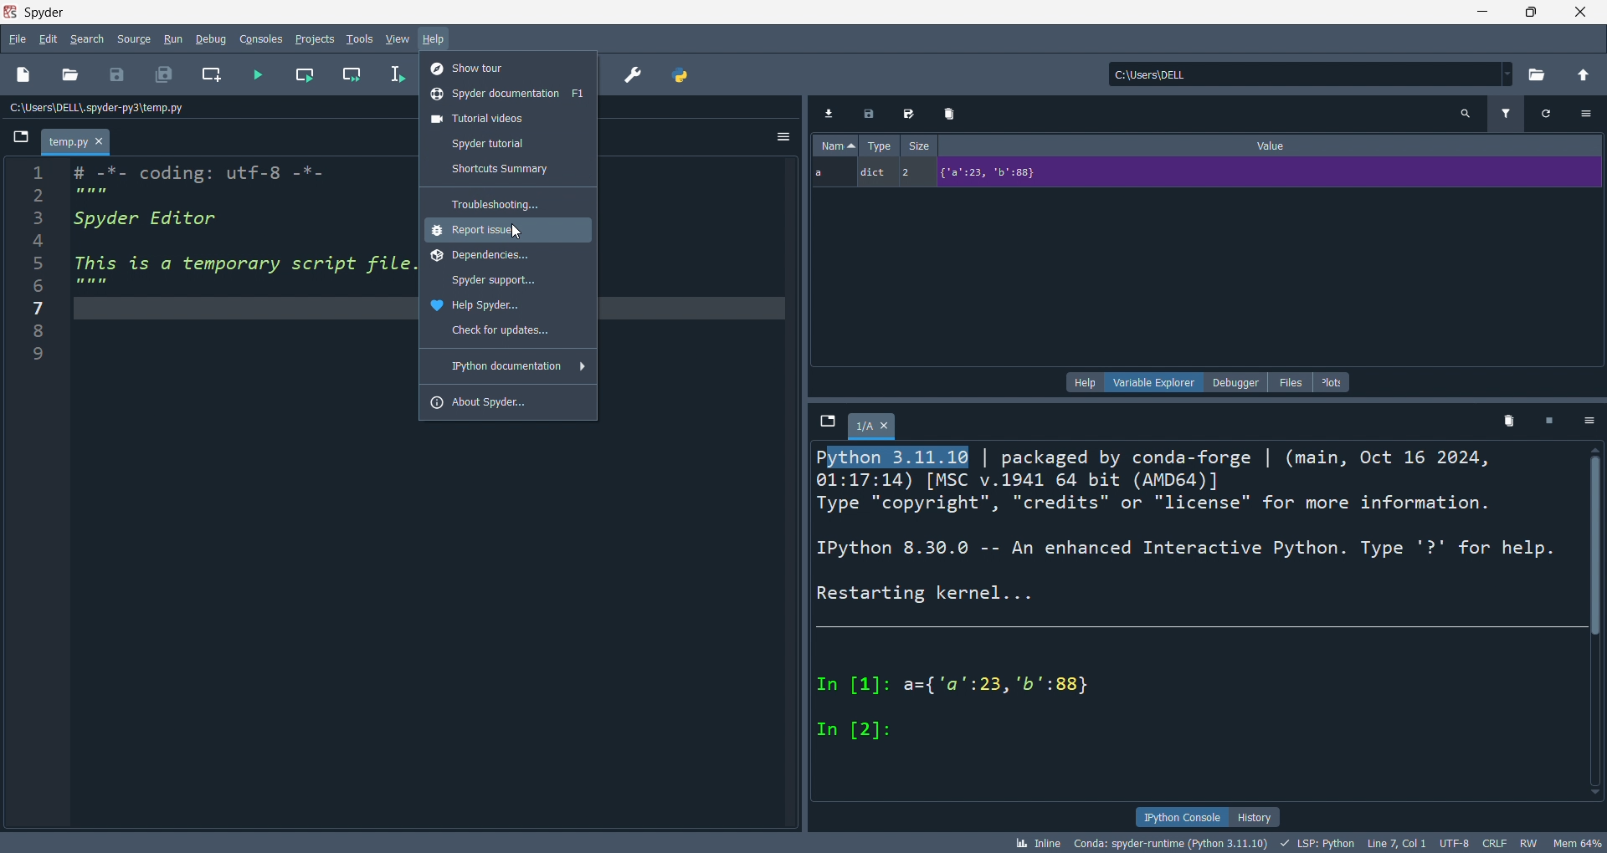 This screenshot has width=1607, height=853. Describe the element at coordinates (435, 39) in the screenshot. I see `help` at that location.